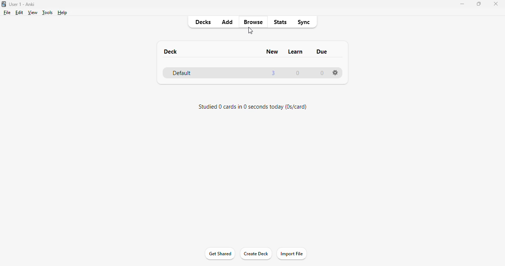 The width and height of the screenshot is (505, 266). Describe the element at coordinates (253, 22) in the screenshot. I see `browse` at that location.